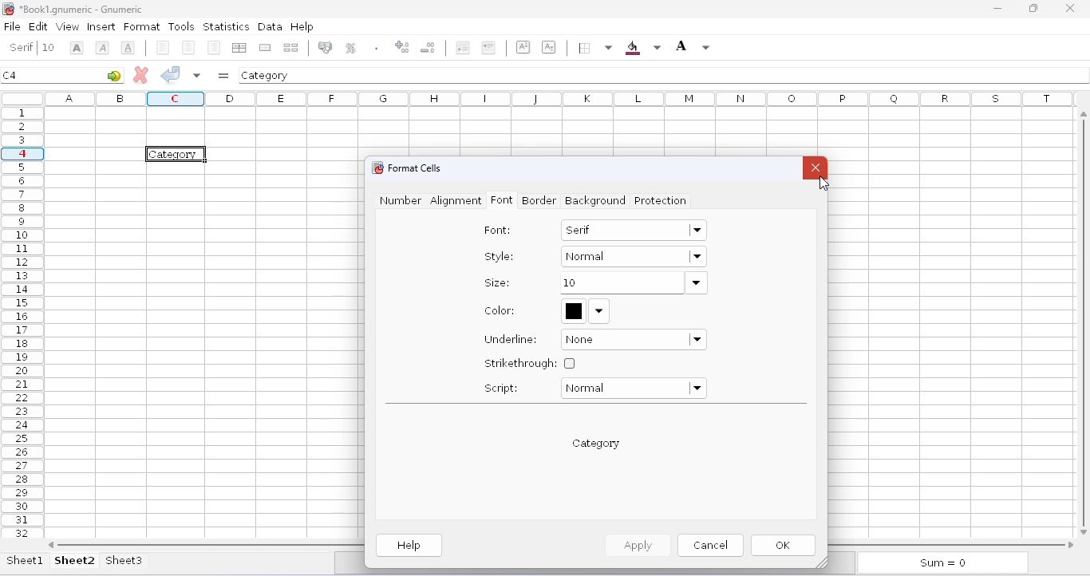 Image resolution: width=1090 pixels, height=576 pixels. I want to click on file, so click(12, 26).